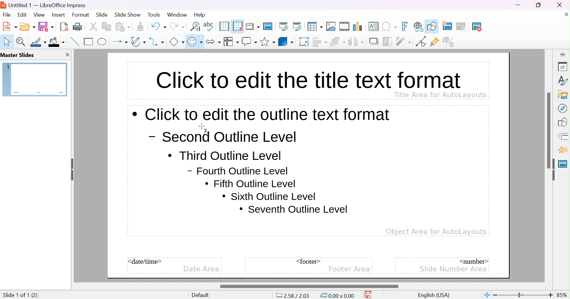 This screenshot has height=299, width=570. Describe the element at coordinates (201, 269) in the screenshot. I see `date area` at that location.